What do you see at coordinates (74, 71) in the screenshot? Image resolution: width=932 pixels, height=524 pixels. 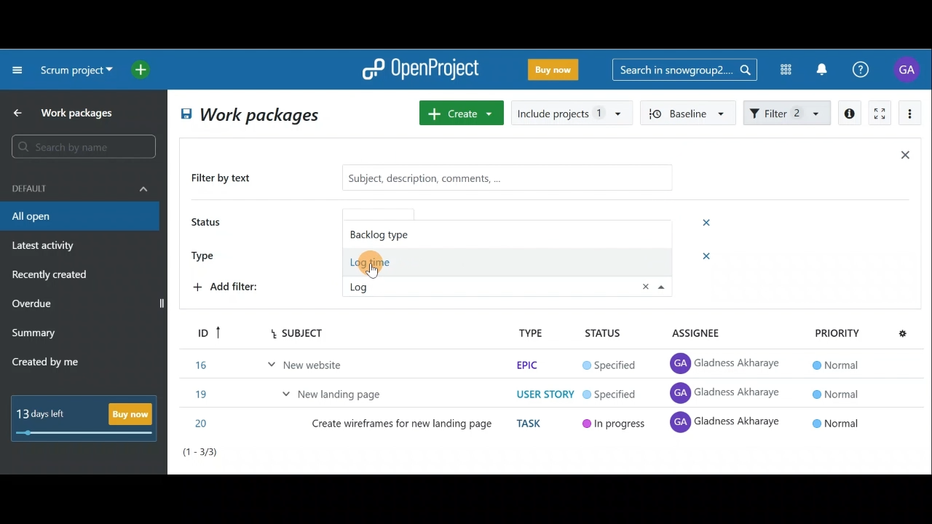 I see `Project name` at bounding box center [74, 71].